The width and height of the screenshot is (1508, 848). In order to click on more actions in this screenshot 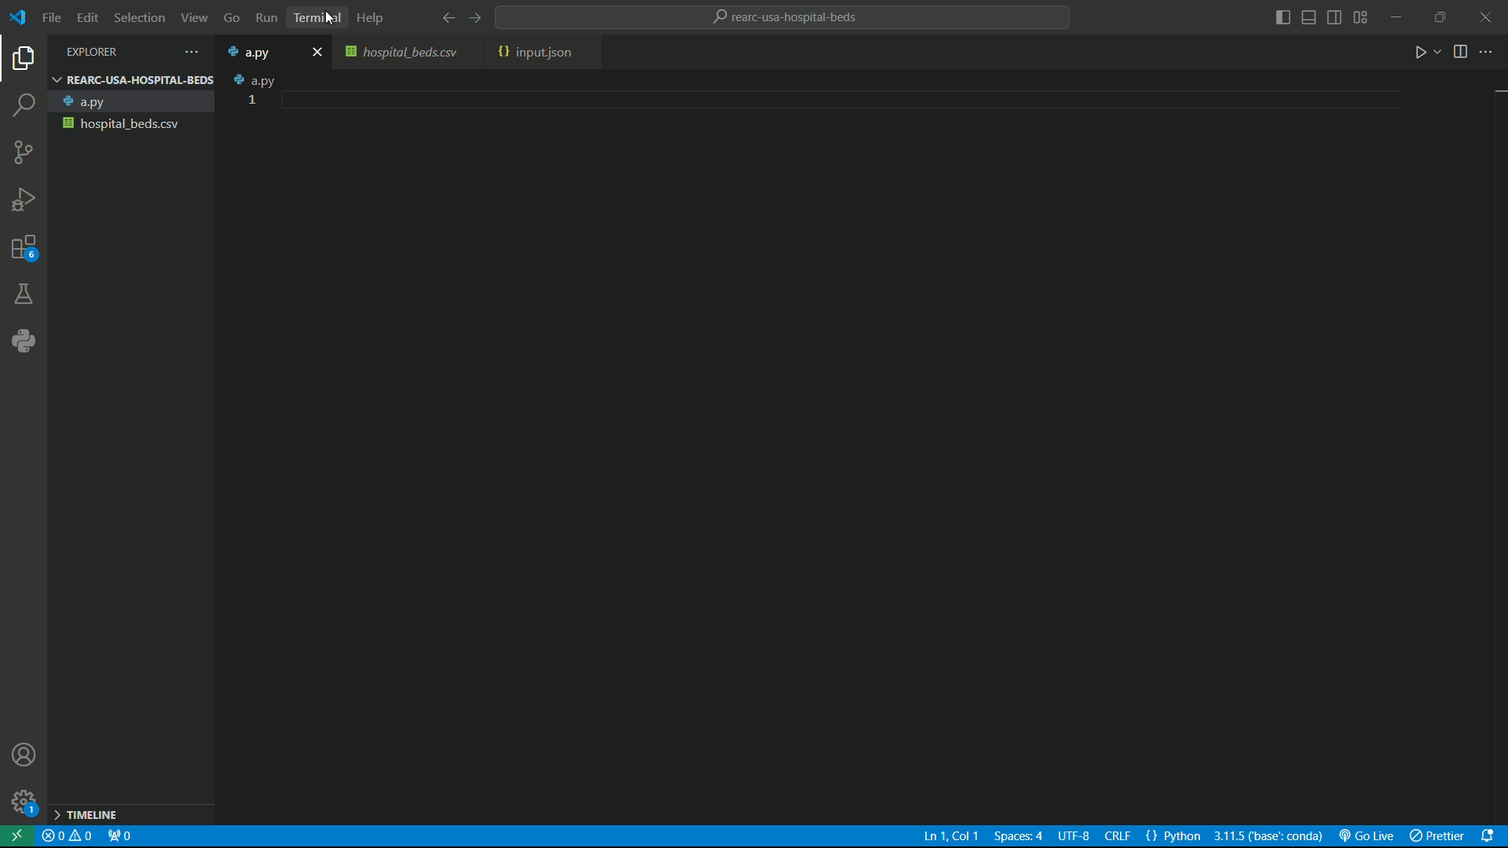, I will do `click(1491, 53)`.